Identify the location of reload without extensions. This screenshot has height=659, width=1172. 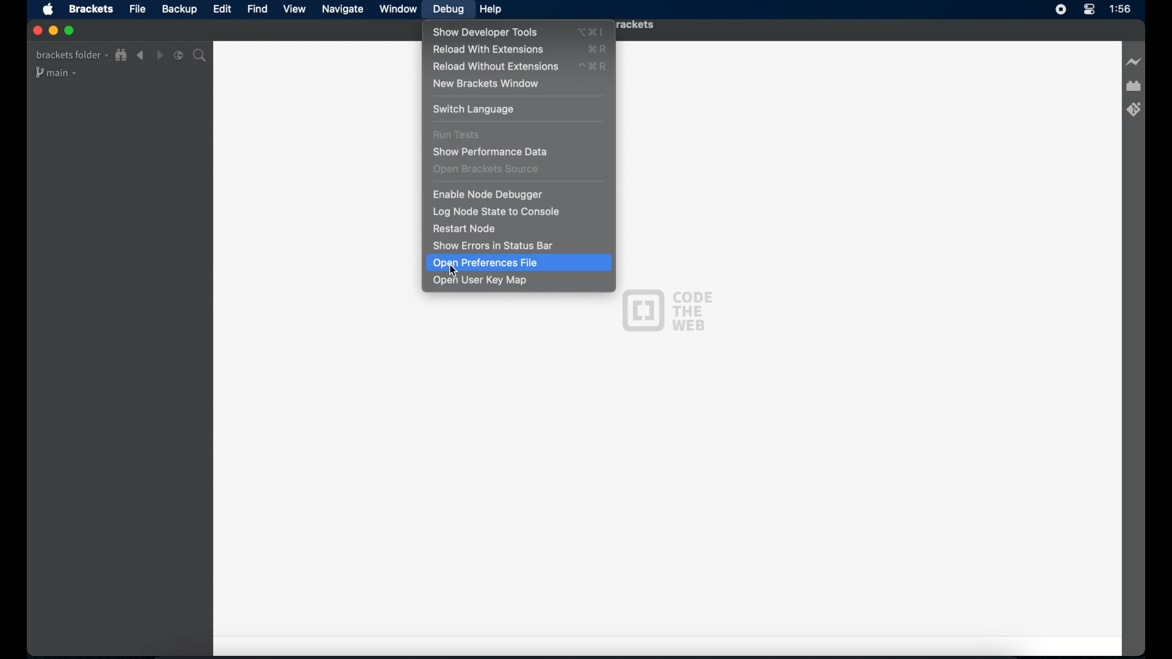
(496, 67).